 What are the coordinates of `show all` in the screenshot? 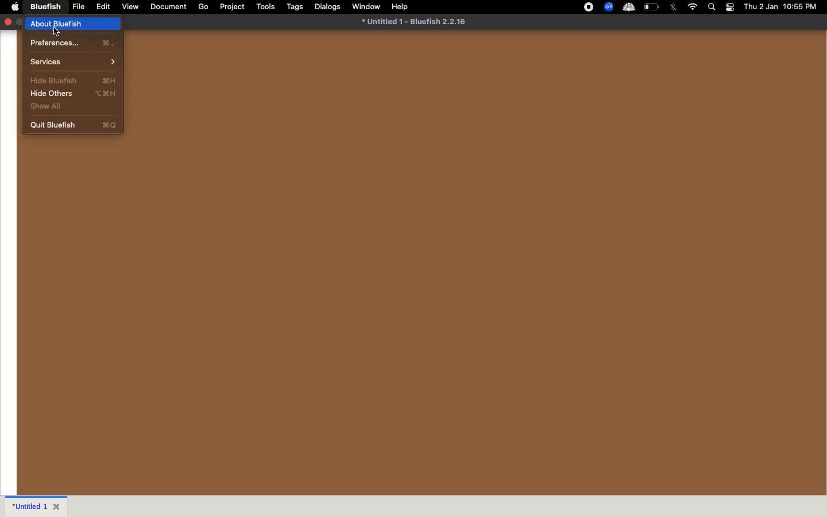 It's located at (72, 107).